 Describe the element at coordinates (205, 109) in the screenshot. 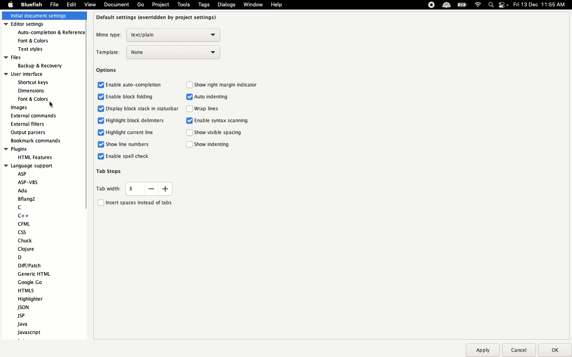

I see `Wrap lines` at that location.